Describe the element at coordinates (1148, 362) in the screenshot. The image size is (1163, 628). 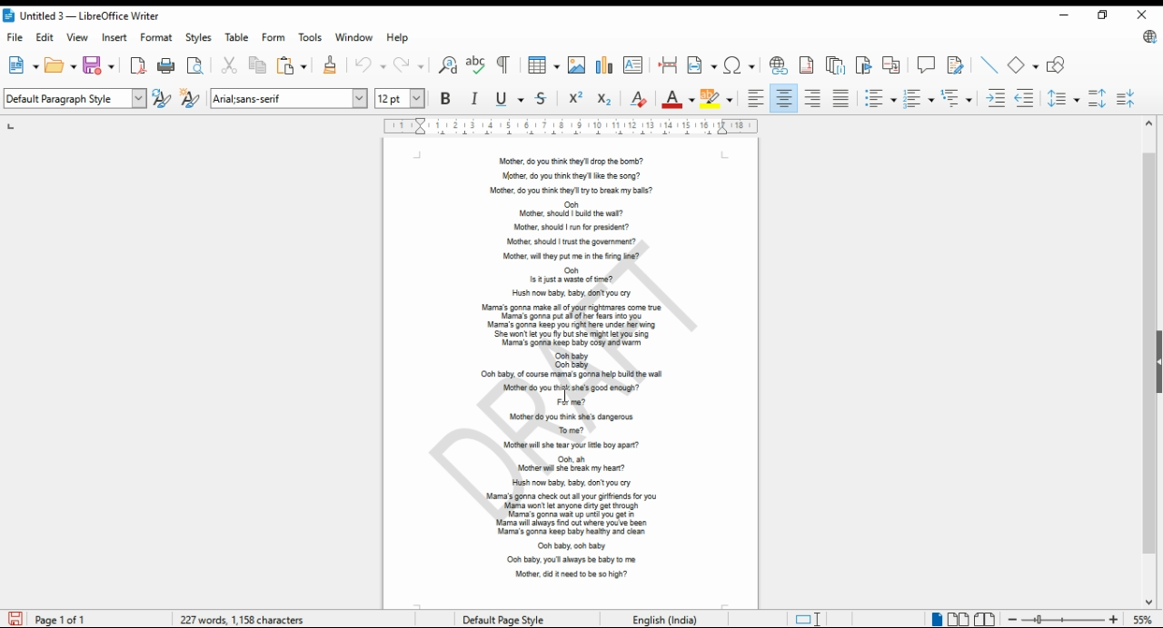
I see `scroll bar` at that location.